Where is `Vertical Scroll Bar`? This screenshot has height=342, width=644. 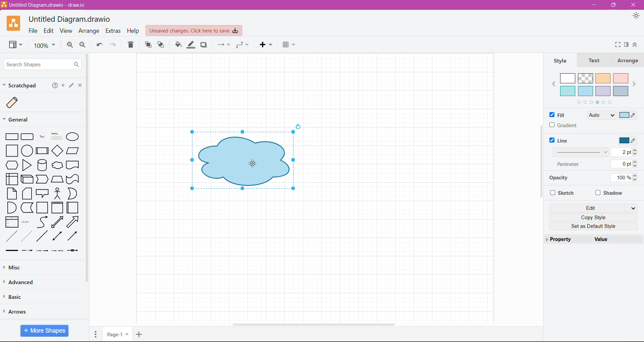
Vertical Scroll Bar is located at coordinates (89, 187).